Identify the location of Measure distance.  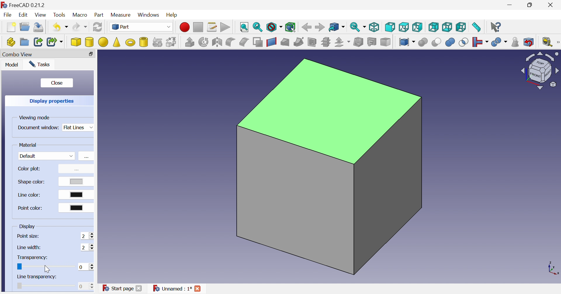
(476, 28).